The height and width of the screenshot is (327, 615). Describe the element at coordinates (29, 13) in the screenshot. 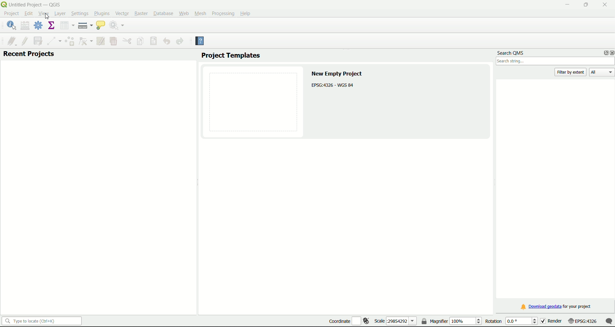

I see `edit` at that location.